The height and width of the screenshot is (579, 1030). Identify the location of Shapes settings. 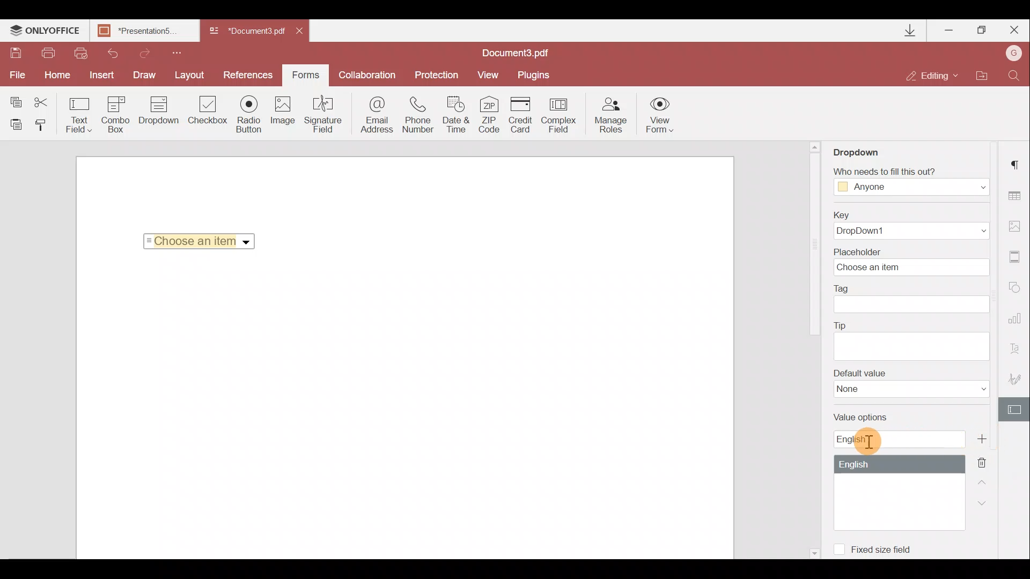
(1017, 289).